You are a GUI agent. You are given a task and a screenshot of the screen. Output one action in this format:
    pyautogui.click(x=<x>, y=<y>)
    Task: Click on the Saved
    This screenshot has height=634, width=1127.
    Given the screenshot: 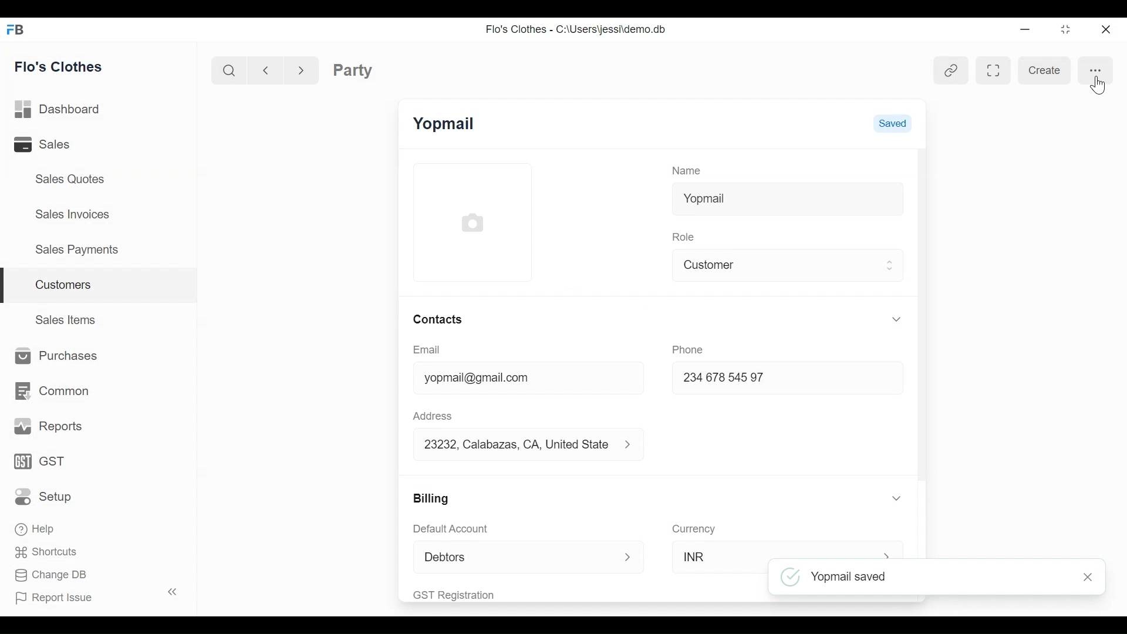 What is the action you would take?
    pyautogui.click(x=893, y=123)
    